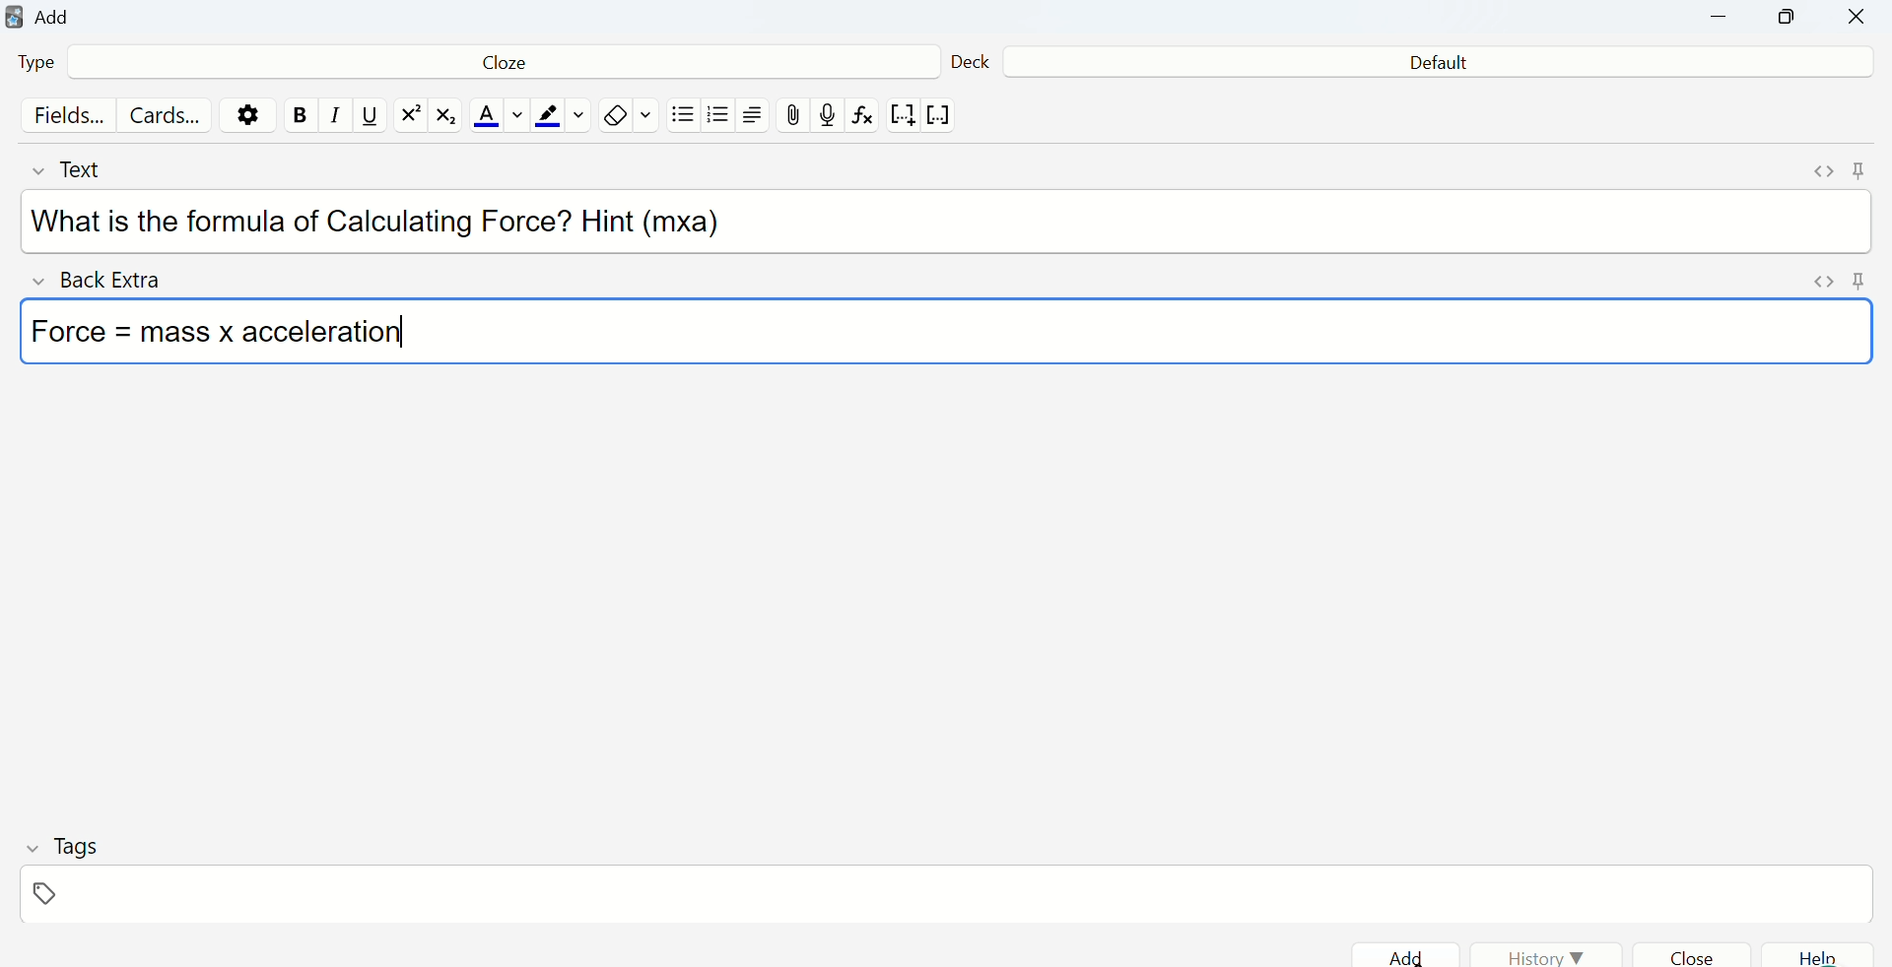  Describe the element at coordinates (971, 58) in the screenshot. I see `Deck` at that location.